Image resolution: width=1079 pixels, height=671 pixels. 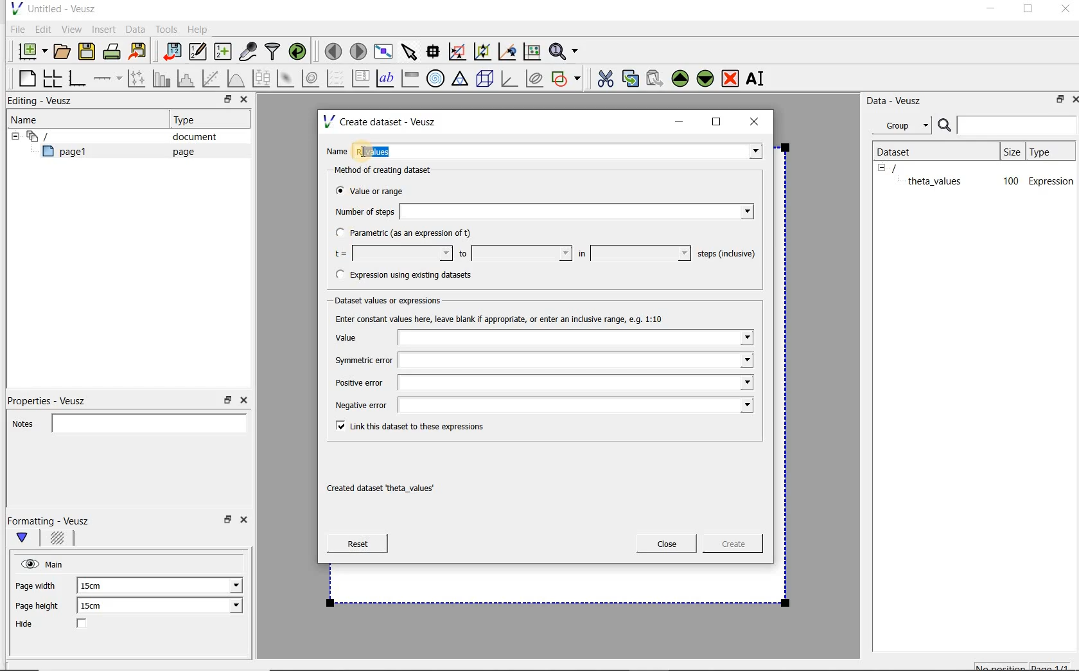 I want to click on 15cm, so click(x=99, y=606).